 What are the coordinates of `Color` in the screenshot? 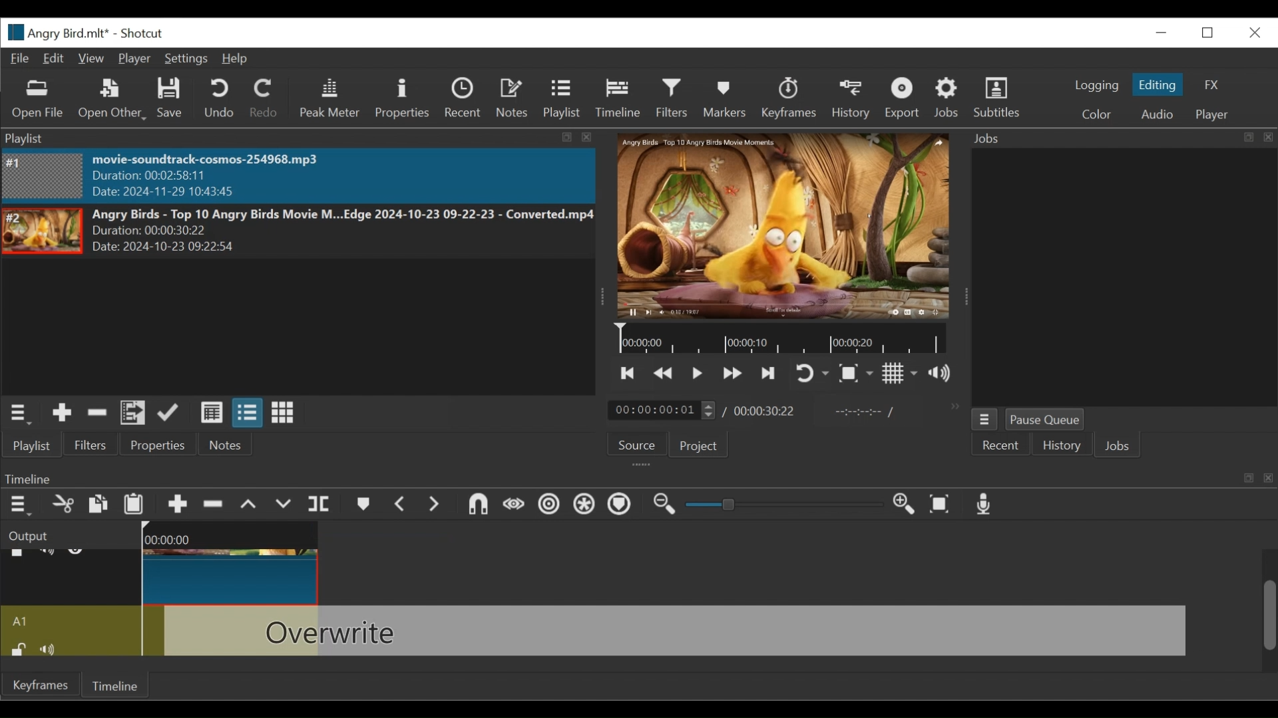 It's located at (1097, 115).